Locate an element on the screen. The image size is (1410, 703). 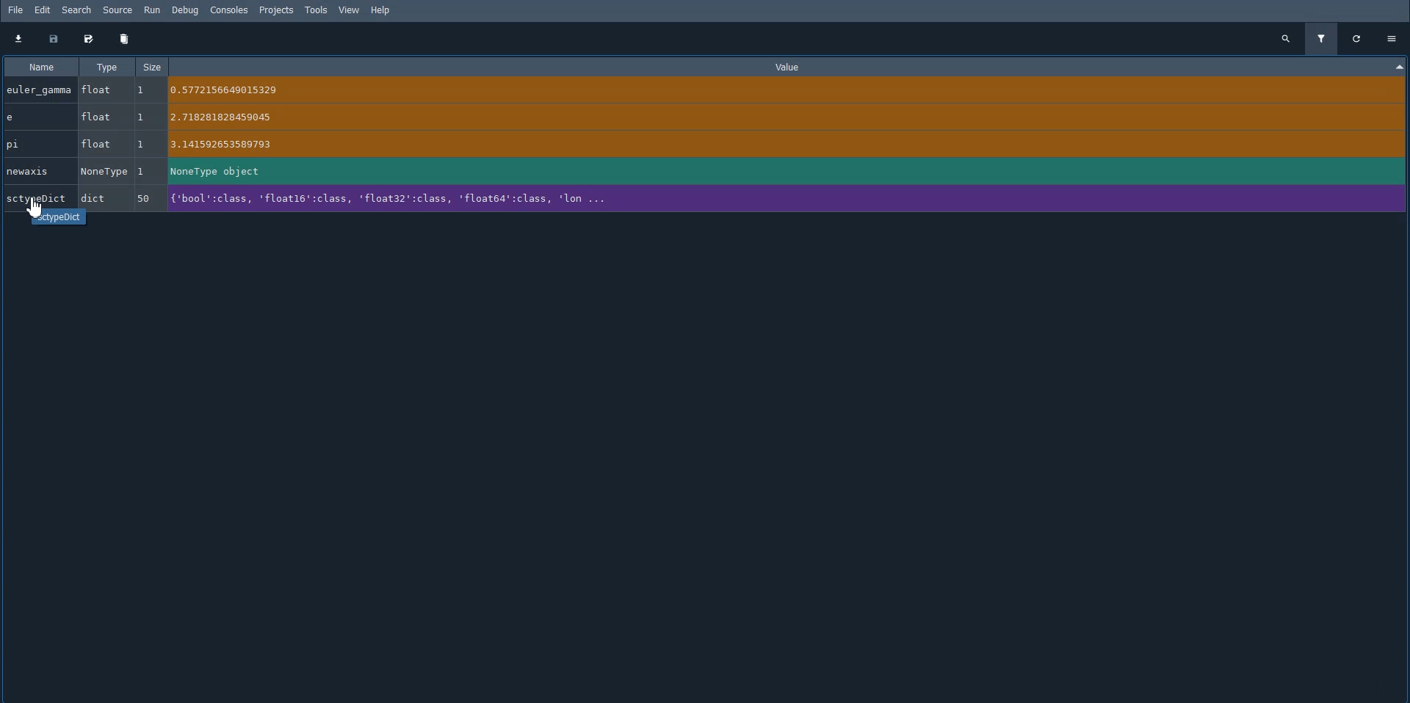
Remove all variables is located at coordinates (124, 40).